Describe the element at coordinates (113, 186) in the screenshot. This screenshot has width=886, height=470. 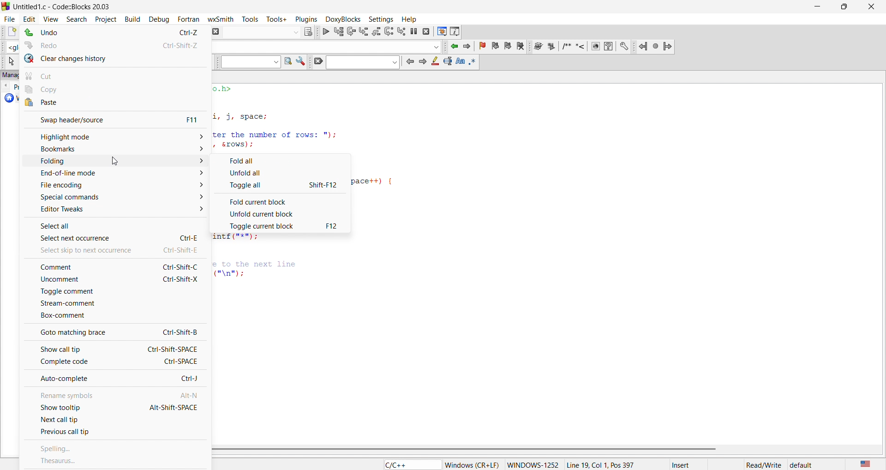
I see `file encoding` at that location.